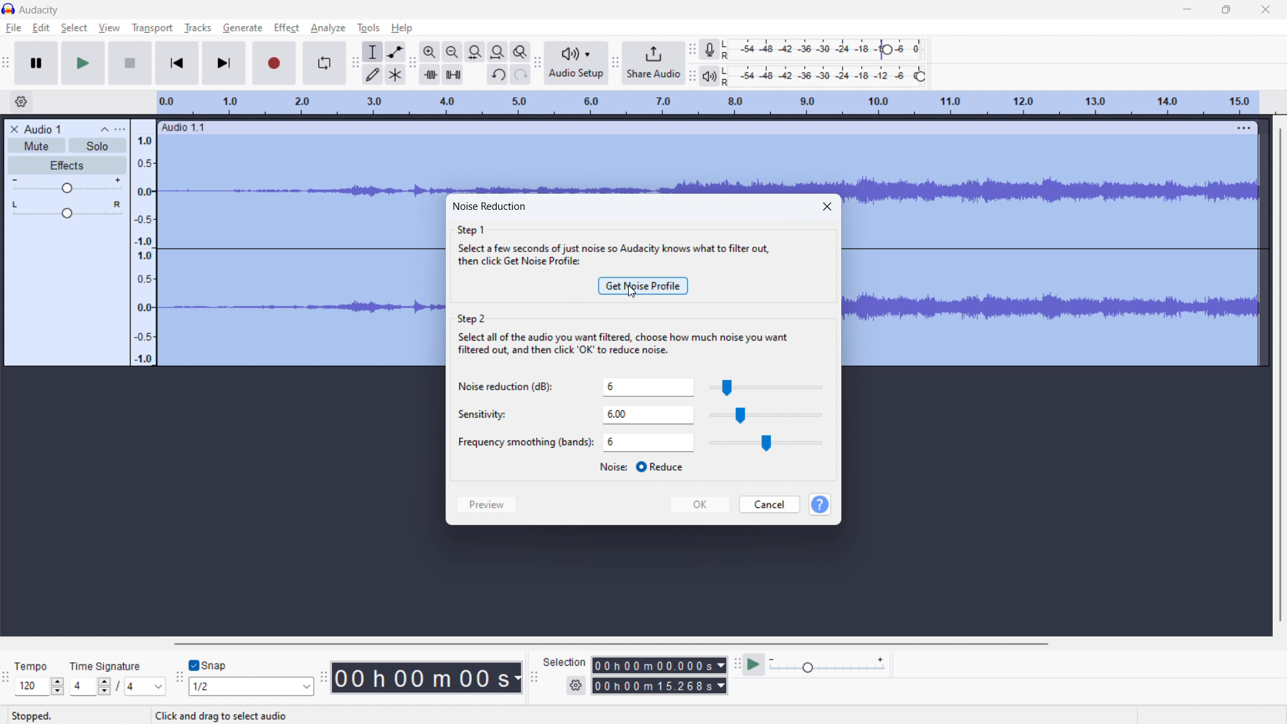 The height and width of the screenshot is (724, 1287). Describe the element at coordinates (40, 10) in the screenshot. I see `title` at that location.